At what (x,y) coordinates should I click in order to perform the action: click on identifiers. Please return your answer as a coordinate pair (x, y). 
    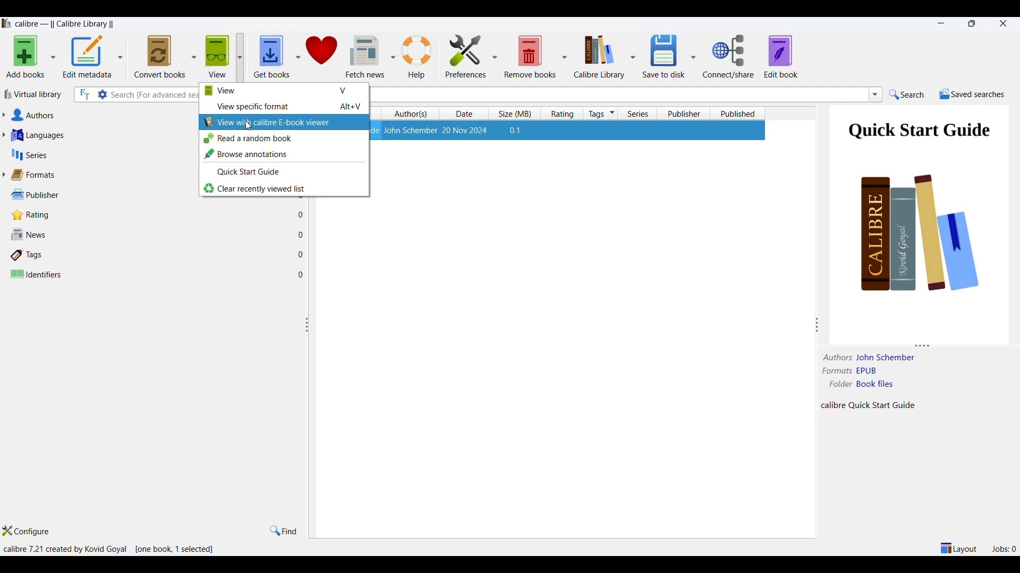
    Looking at the image, I should click on (160, 274).